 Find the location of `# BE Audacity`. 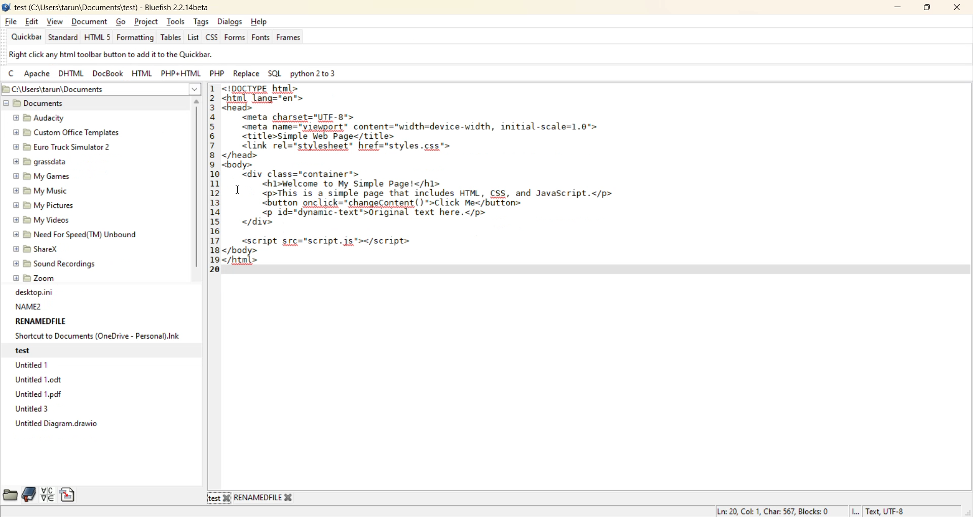

# BE Audacity is located at coordinates (43, 117).